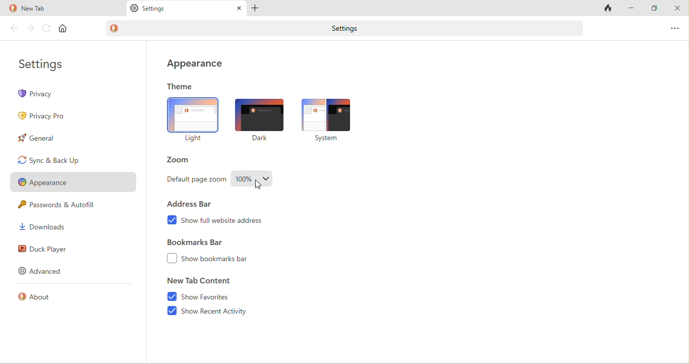 The width and height of the screenshot is (689, 364). I want to click on dark, so click(258, 140).